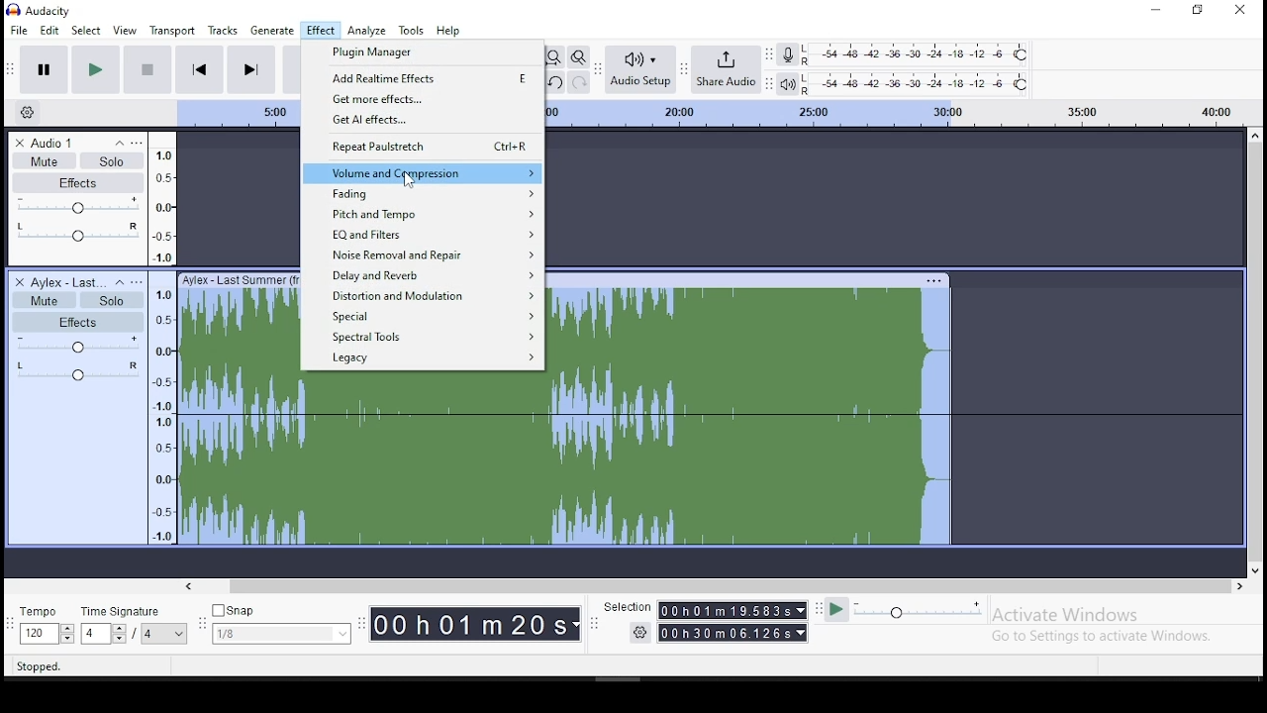  Describe the element at coordinates (68, 281) in the screenshot. I see `audio track name` at that location.